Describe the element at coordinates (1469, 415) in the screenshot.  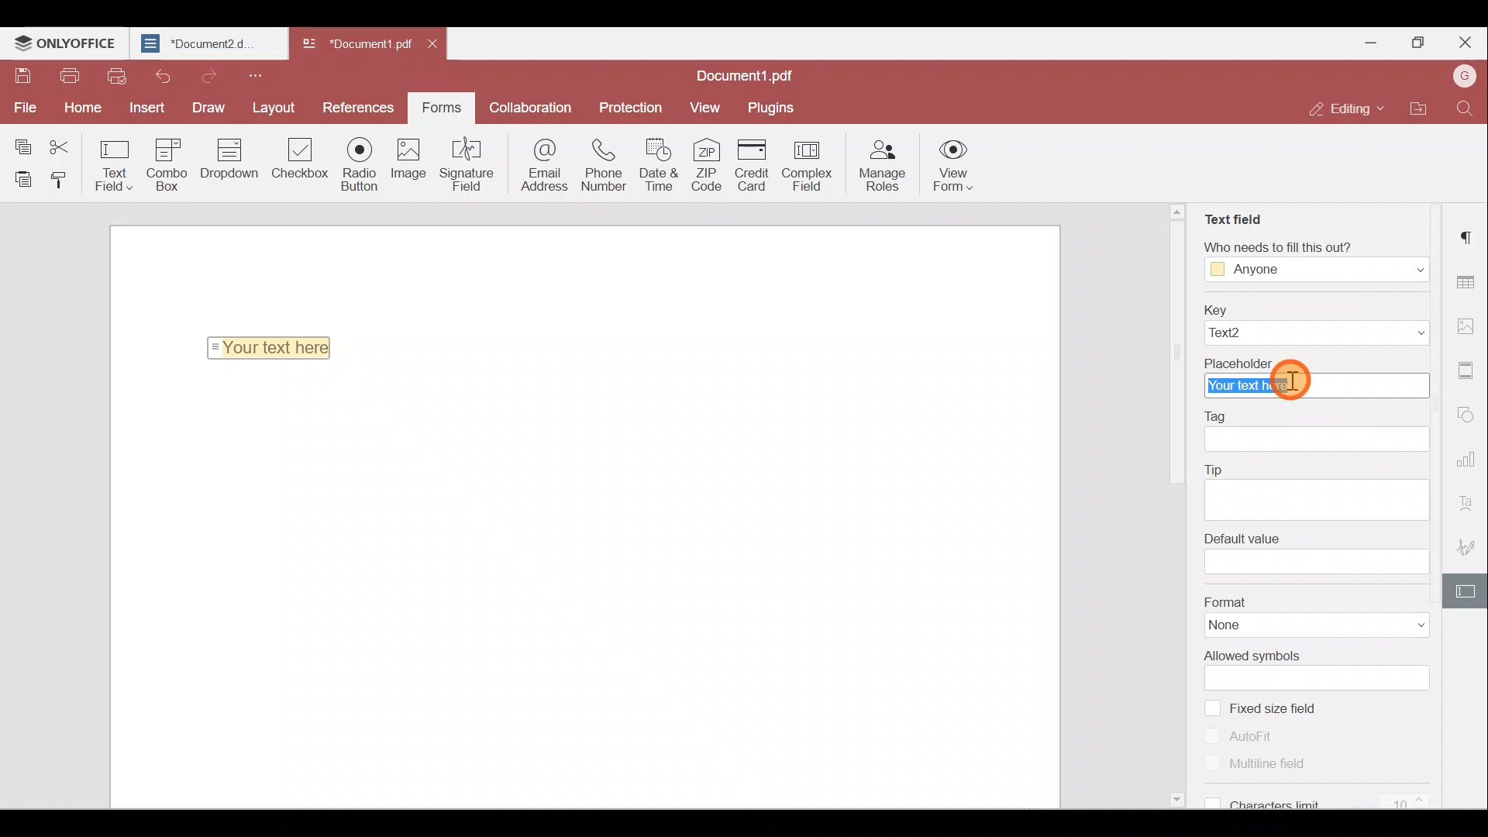
I see `Shapes settings` at that location.